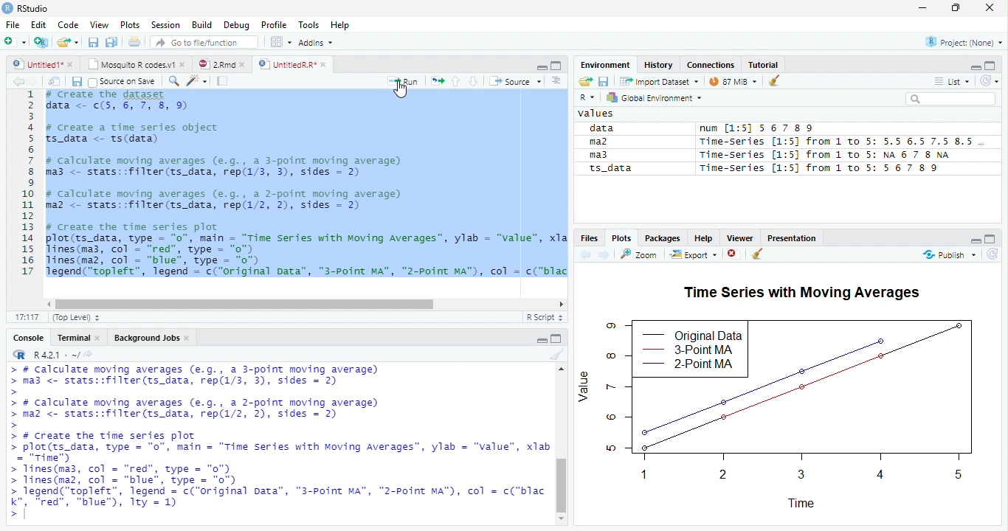  Describe the element at coordinates (339, 25) in the screenshot. I see `Hep` at that location.